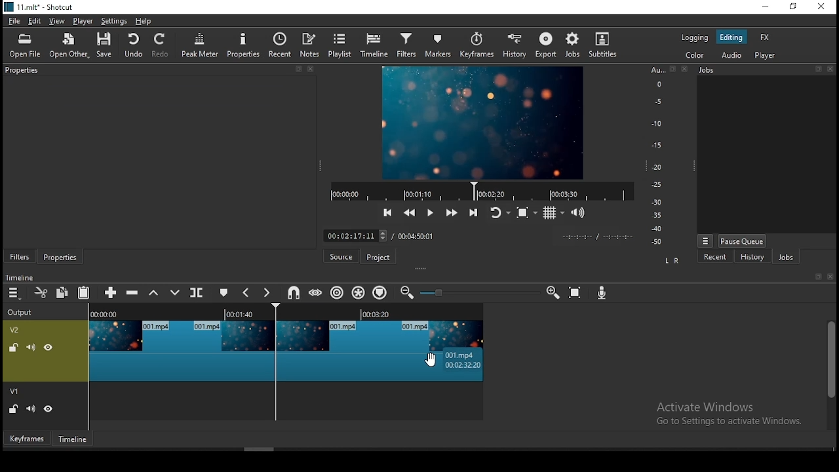 This screenshot has height=472, width=839. What do you see at coordinates (338, 292) in the screenshot?
I see `ripple` at bounding box center [338, 292].